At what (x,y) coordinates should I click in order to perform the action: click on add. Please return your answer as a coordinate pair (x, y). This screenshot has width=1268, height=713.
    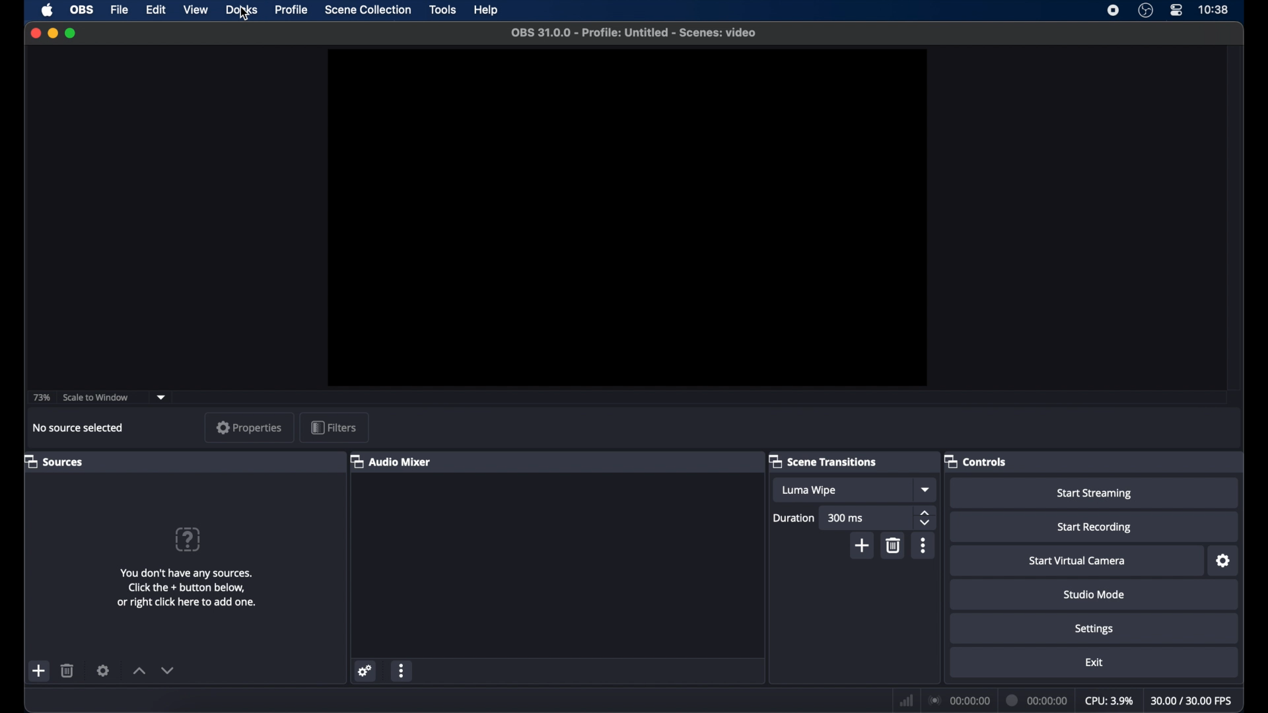
    Looking at the image, I should click on (863, 545).